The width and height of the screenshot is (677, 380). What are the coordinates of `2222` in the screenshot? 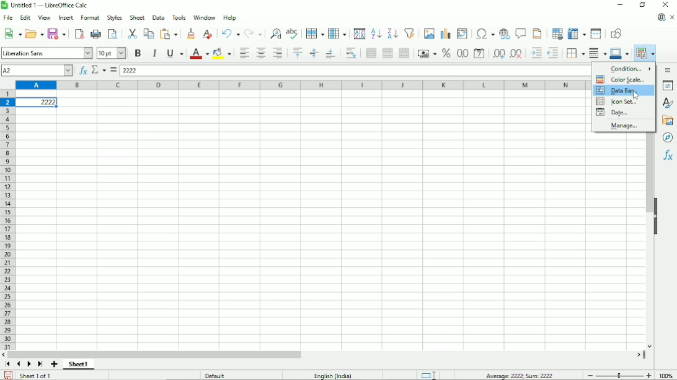 It's located at (37, 102).